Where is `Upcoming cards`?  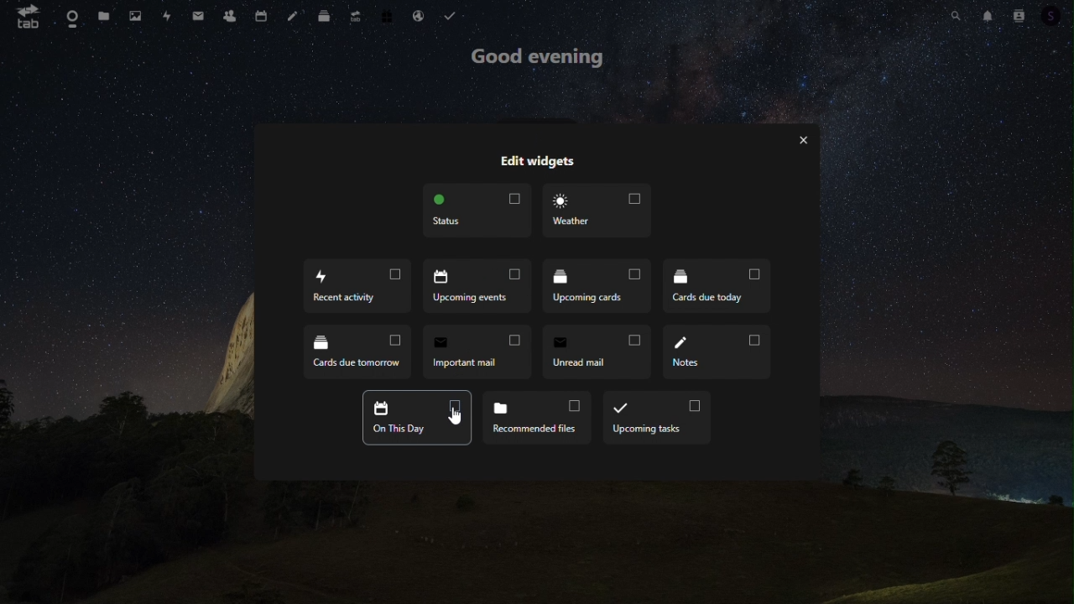 Upcoming cards is located at coordinates (596, 285).